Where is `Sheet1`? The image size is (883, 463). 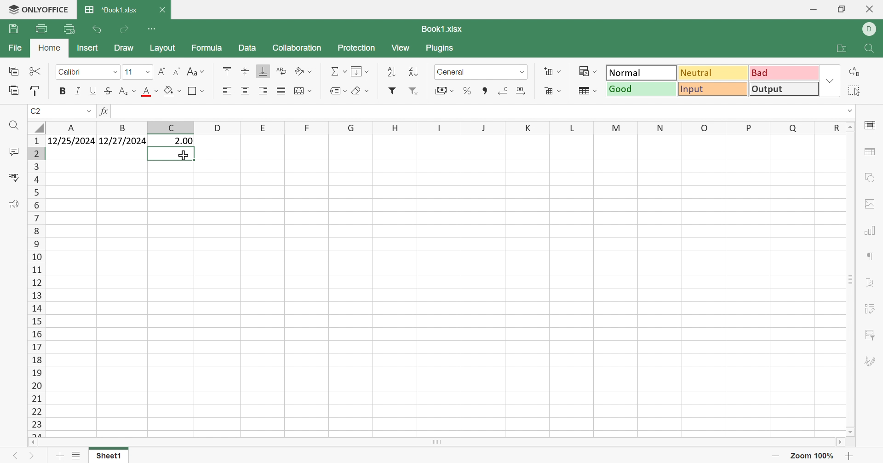
Sheet1 is located at coordinates (106, 457).